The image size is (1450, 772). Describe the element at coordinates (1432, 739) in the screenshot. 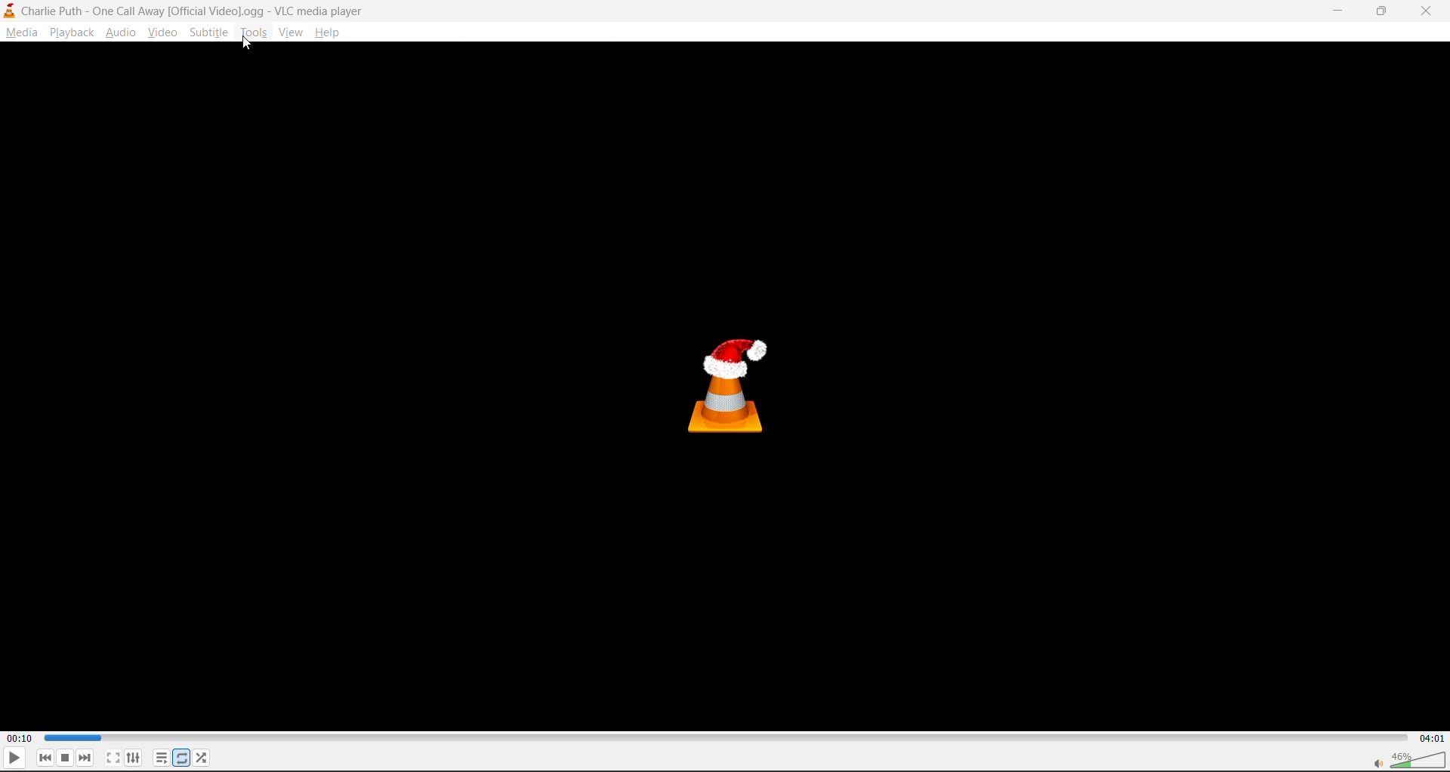

I see `04:01` at that location.